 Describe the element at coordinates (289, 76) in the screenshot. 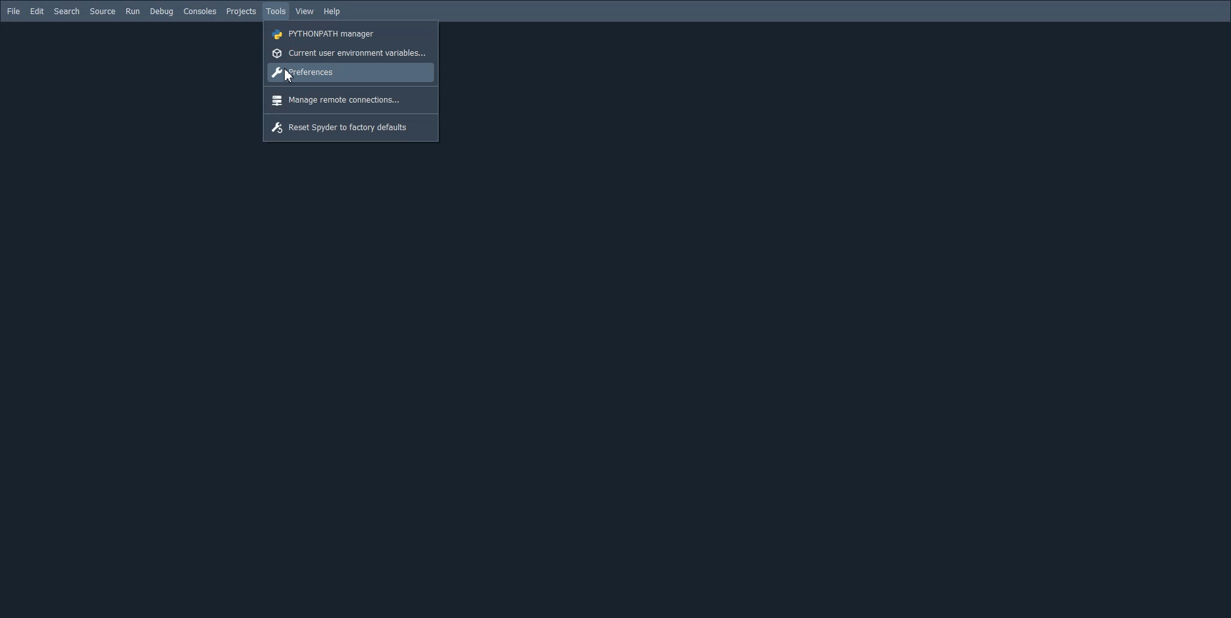

I see `cursor` at that location.